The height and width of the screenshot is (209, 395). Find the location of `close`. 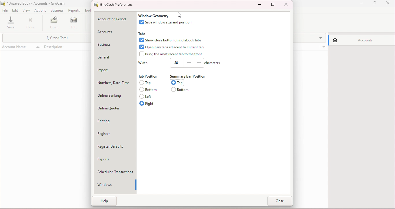

close is located at coordinates (389, 4).